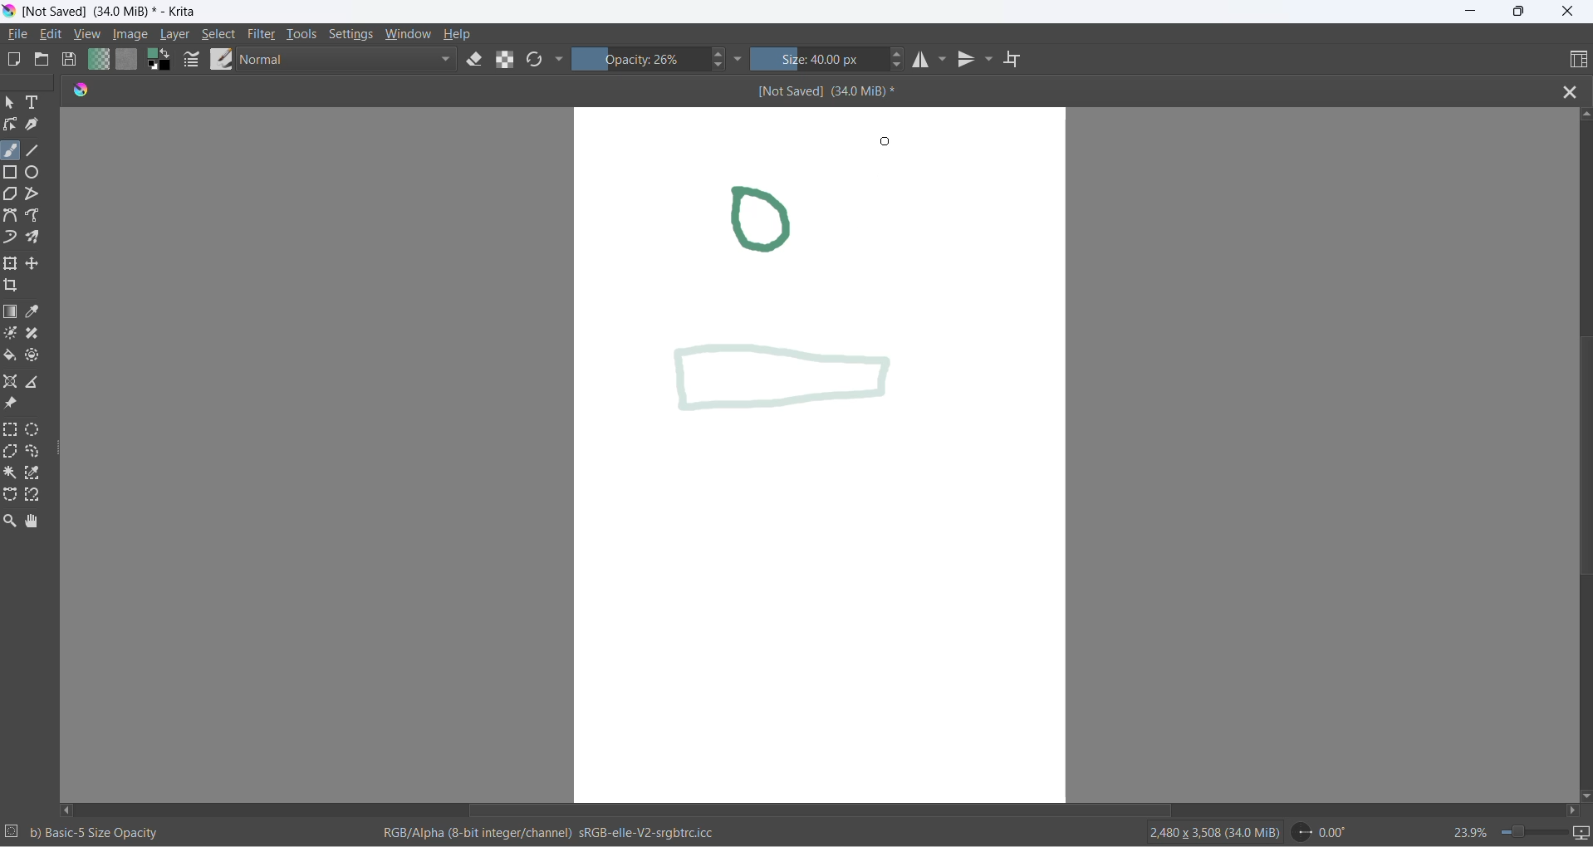 The image size is (1593, 847). What do you see at coordinates (556, 835) in the screenshot?
I see `RGB/Alpha (8-bit integer/channel) sRGb-elle-V2-srgbtrc.icc` at bounding box center [556, 835].